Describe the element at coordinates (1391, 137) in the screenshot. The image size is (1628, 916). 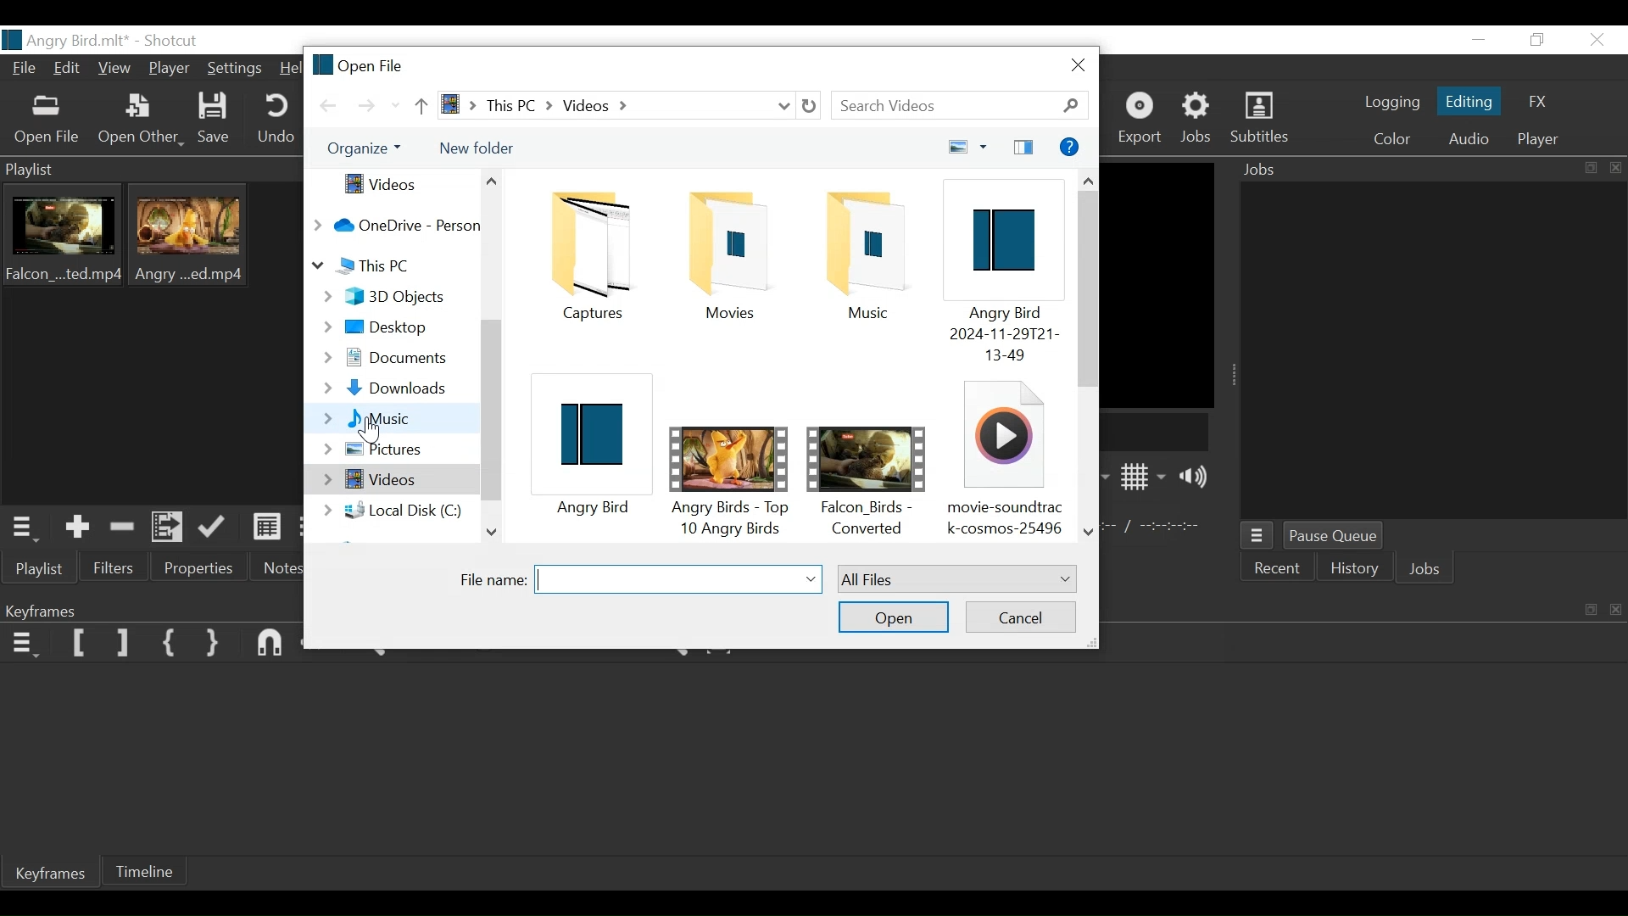
I see `Color` at that location.